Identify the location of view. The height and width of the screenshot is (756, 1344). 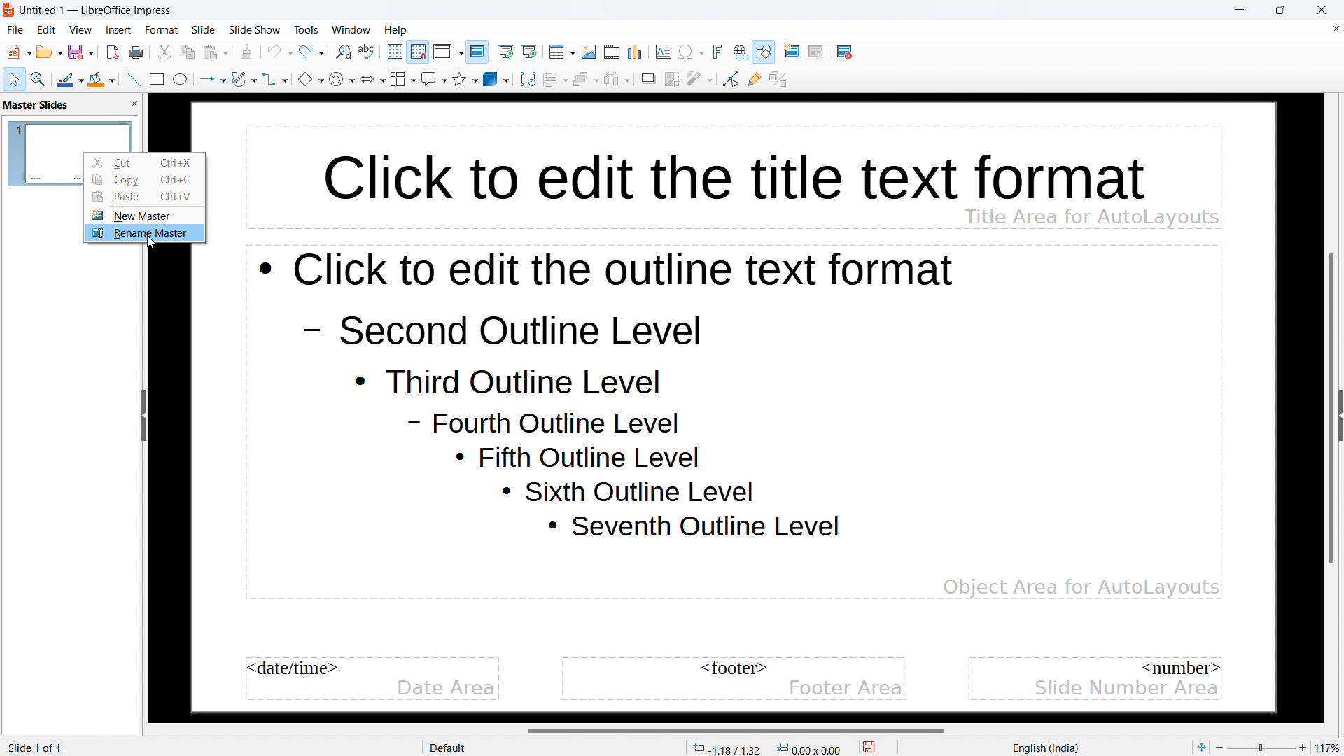
(80, 30).